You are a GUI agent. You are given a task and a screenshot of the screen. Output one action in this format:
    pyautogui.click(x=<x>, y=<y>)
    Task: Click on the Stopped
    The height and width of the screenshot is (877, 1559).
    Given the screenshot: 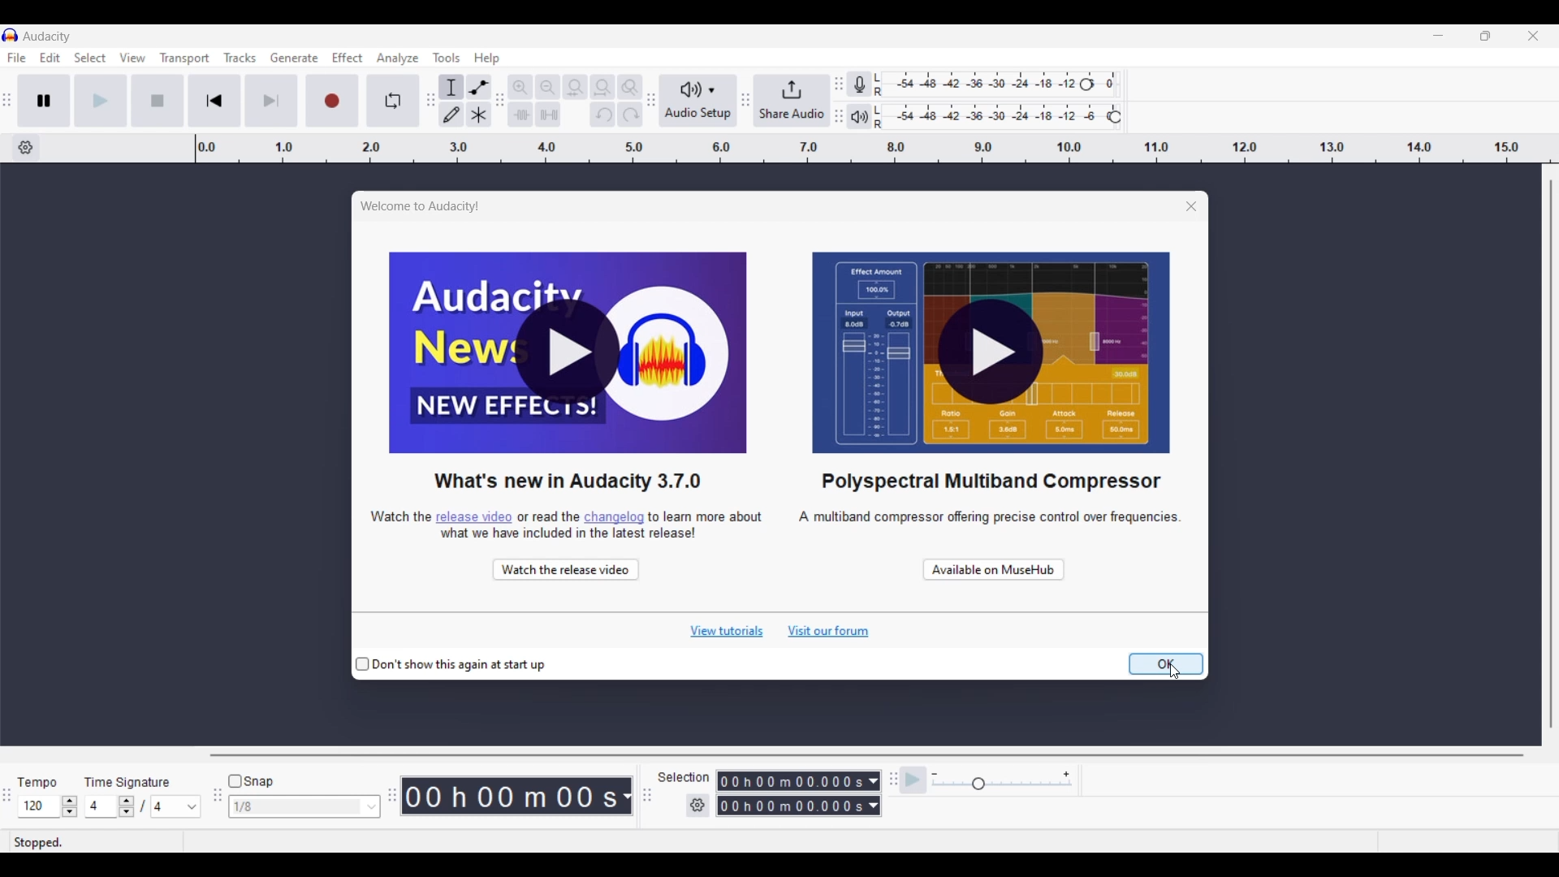 What is the action you would take?
    pyautogui.click(x=95, y=842)
    